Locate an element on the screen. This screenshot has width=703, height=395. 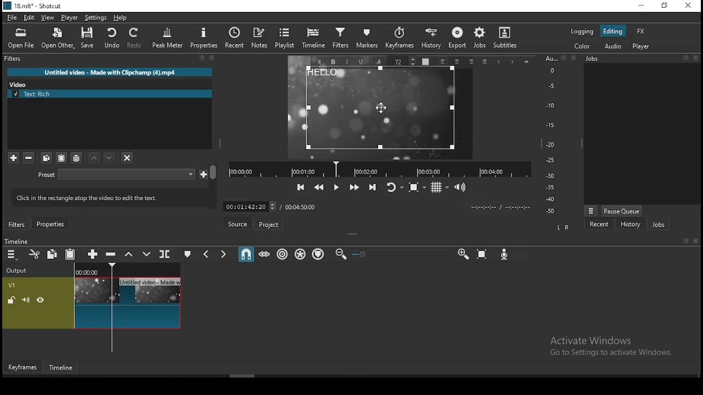
move filter down is located at coordinates (95, 158).